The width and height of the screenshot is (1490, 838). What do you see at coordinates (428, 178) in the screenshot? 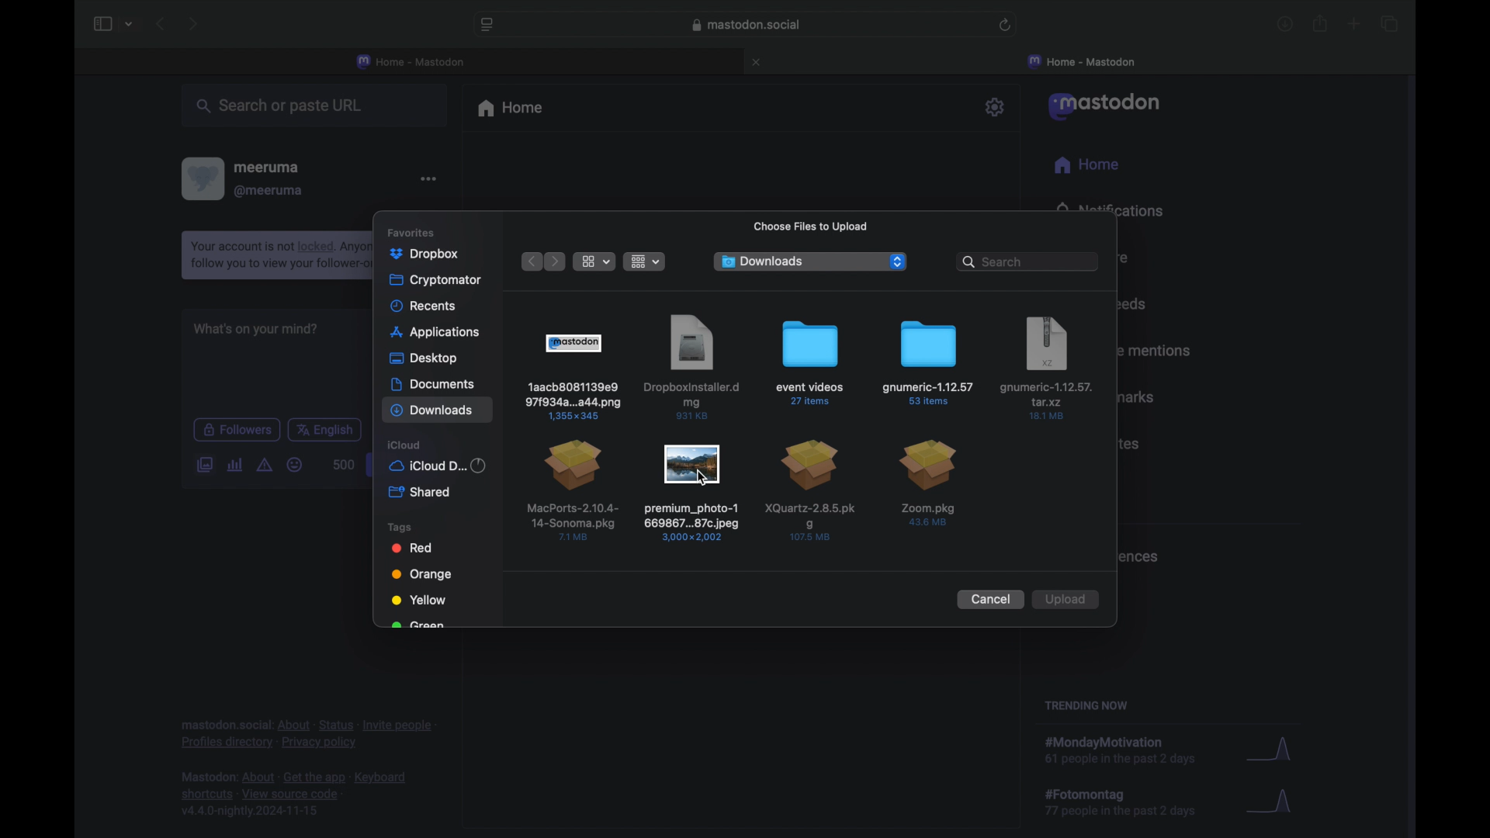
I see `more options` at bounding box center [428, 178].